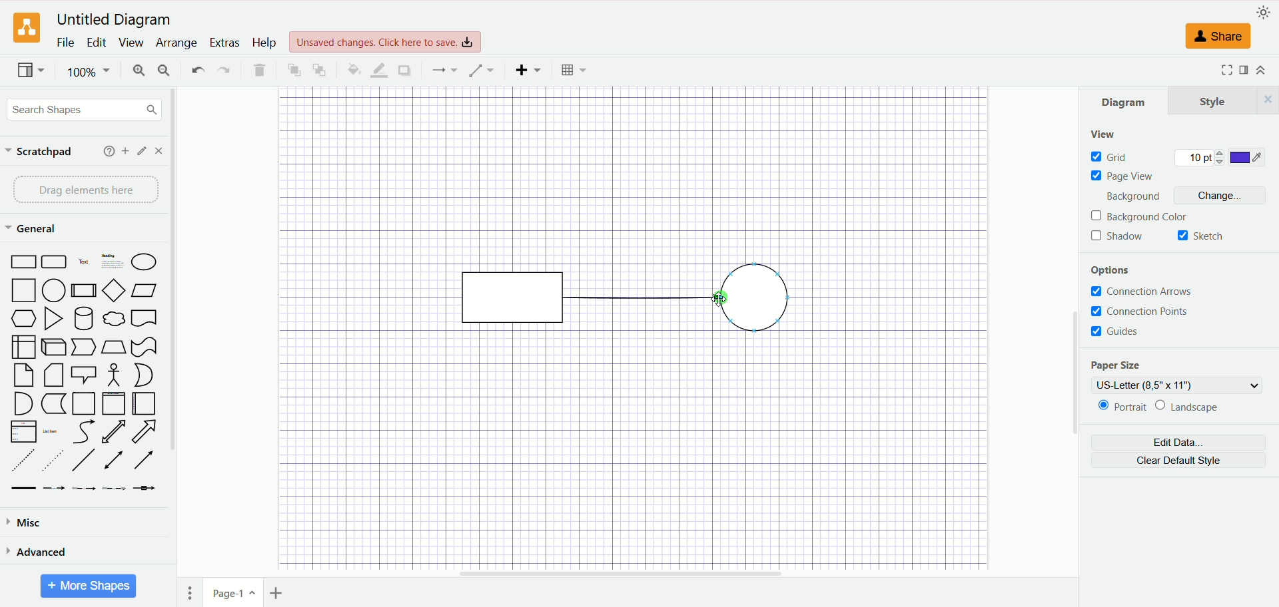 Image resolution: width=1279 pixels, height=607 pixels. What do you see at coordinates (25, 262) in the screenshot?
I see `Rectangle` at bounding box center [25, 262].